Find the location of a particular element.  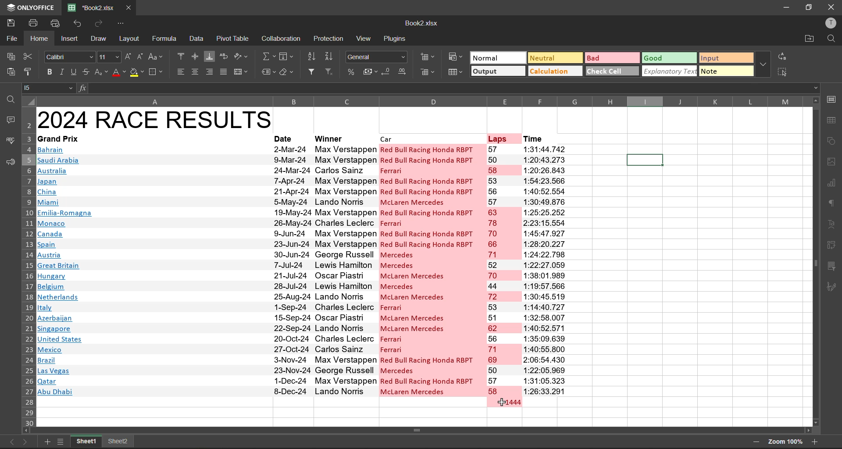

copy is located at coordinates (10, 55).